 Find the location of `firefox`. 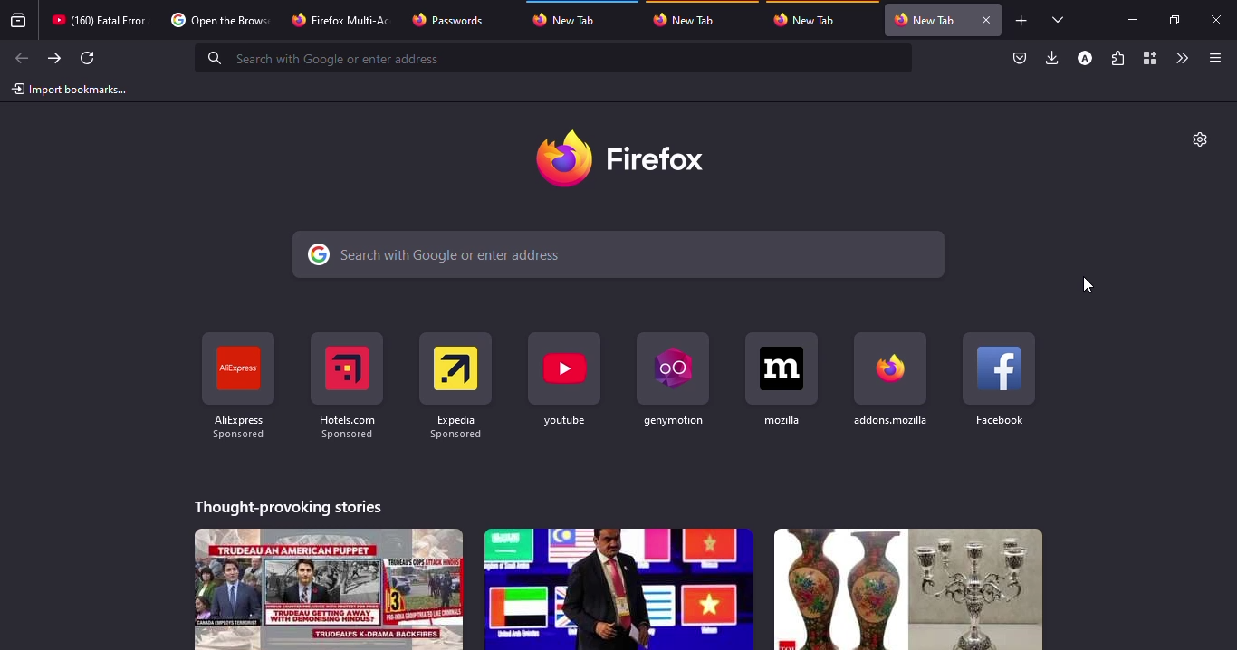

firefox is located at coordinates (625, 155).